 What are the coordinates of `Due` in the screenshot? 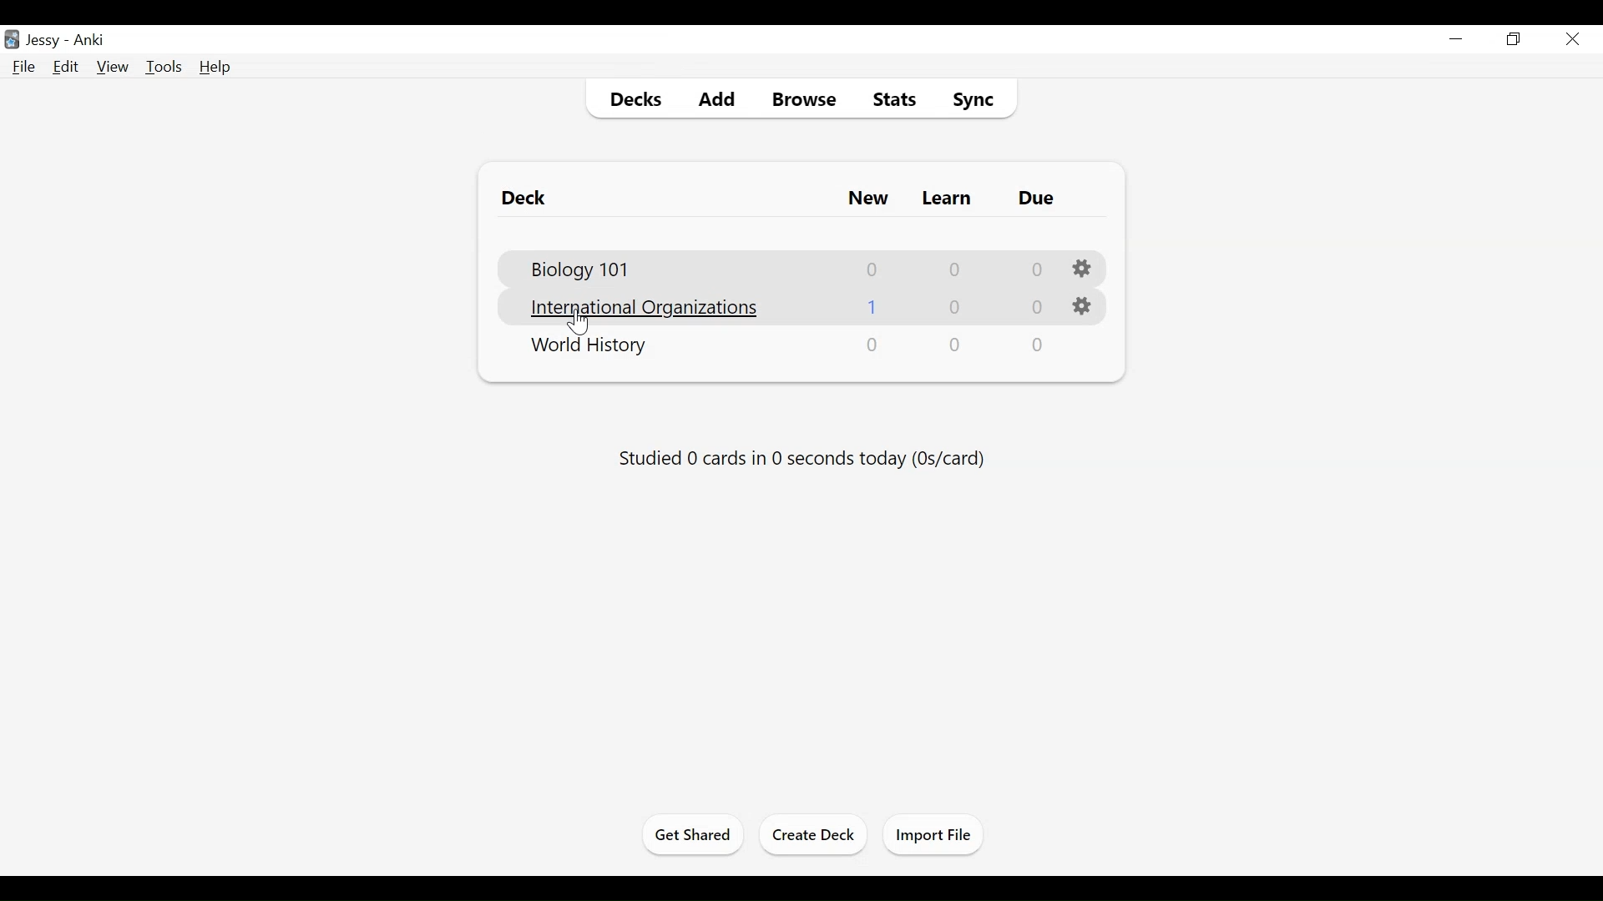 It's located at (1038, 199).